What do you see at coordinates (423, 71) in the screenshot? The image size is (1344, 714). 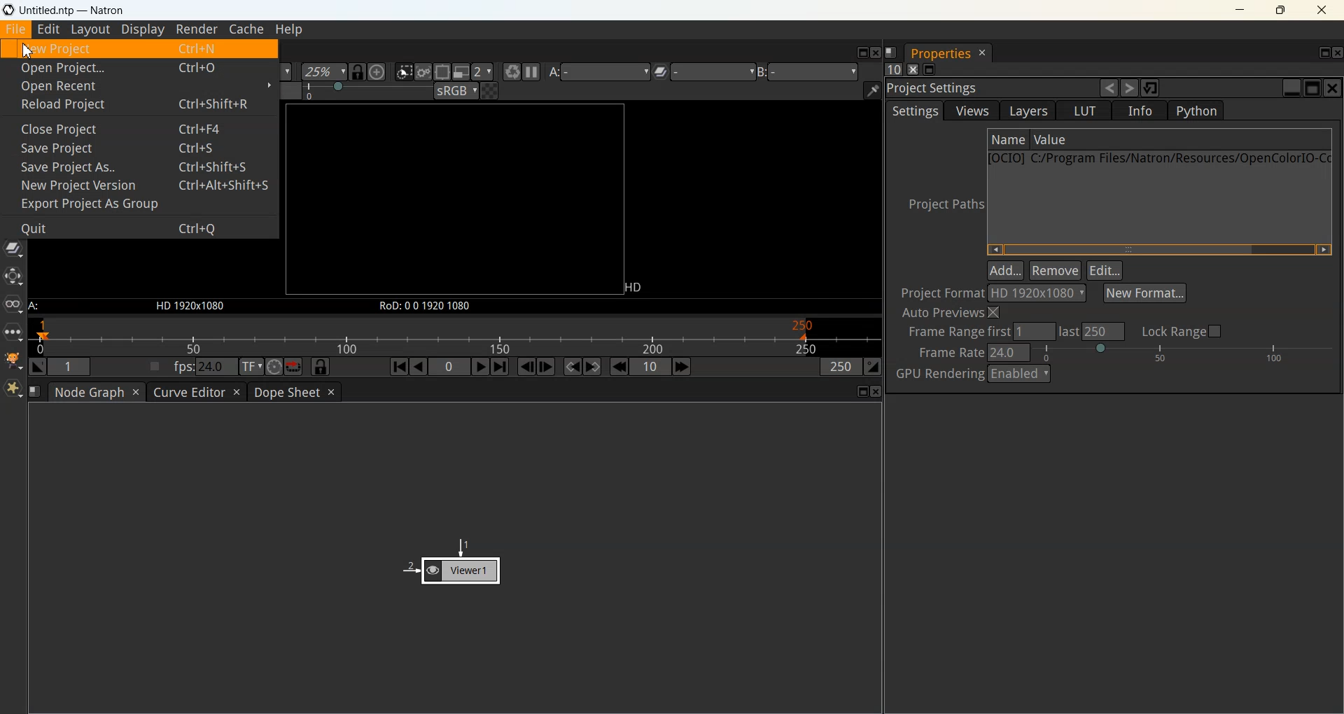 I see `Render the image` at bounding box center [423, 71].